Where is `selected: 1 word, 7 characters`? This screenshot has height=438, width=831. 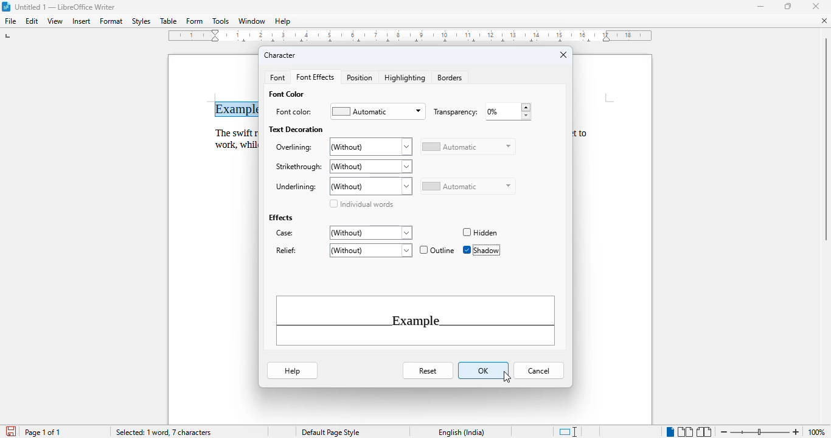 selected: 1 word, 7 characters is located at coordinates (165, 433).